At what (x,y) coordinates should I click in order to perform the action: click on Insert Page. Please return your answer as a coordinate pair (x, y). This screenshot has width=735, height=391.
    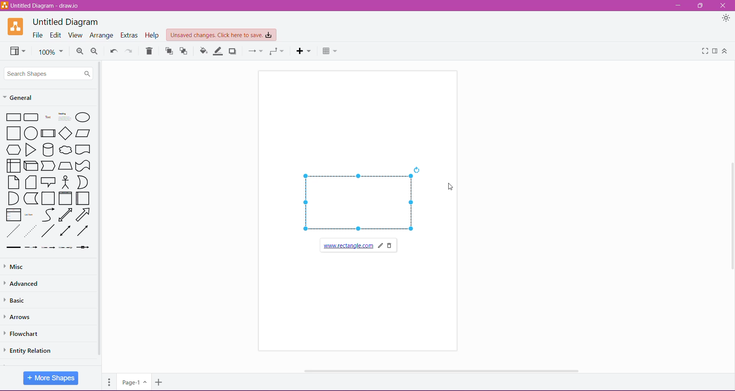
    Looking at the image, I should click on (160, 382).